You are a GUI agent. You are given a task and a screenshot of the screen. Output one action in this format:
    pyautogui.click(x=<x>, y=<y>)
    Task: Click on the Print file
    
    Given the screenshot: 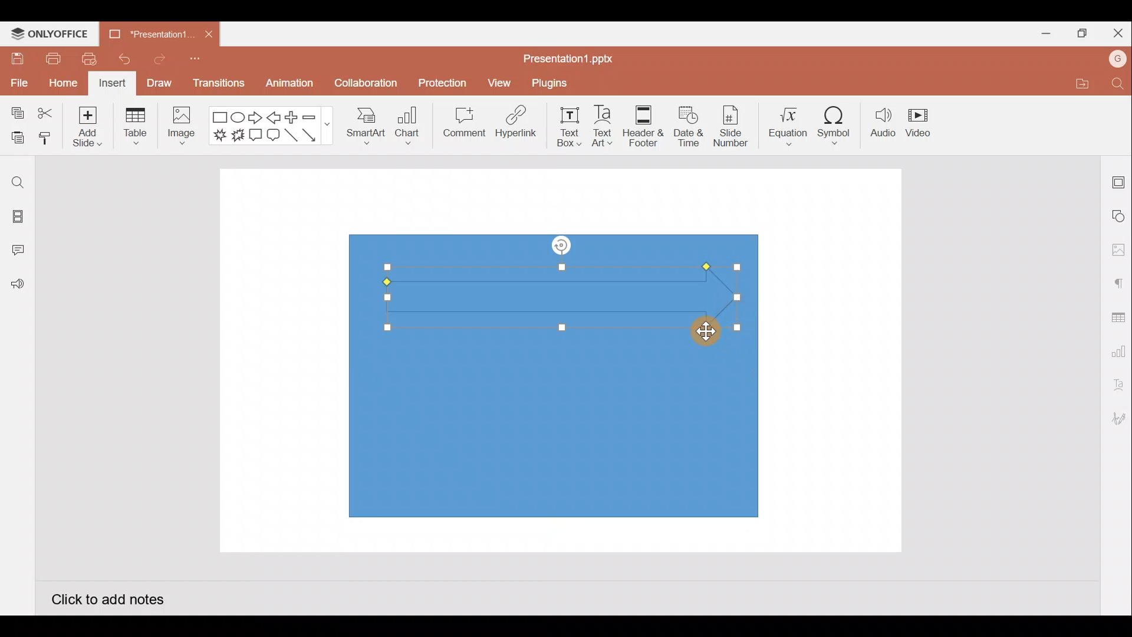 What is the action you would take?
    pyautogui.click(x=52, y=58)
    